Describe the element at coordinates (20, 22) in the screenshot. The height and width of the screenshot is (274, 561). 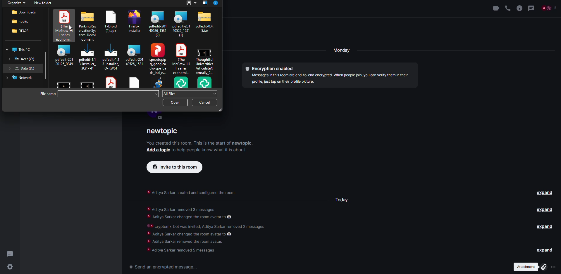
I see `location` at that location.